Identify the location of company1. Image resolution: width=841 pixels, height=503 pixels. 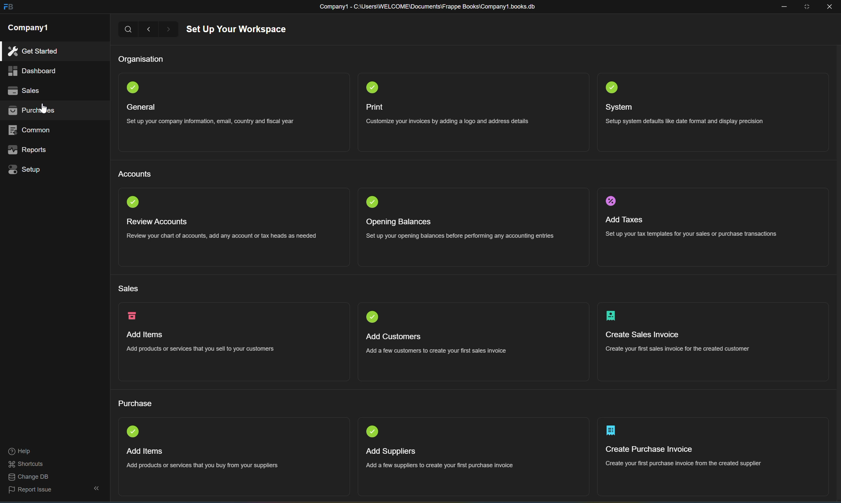
(29, 28).